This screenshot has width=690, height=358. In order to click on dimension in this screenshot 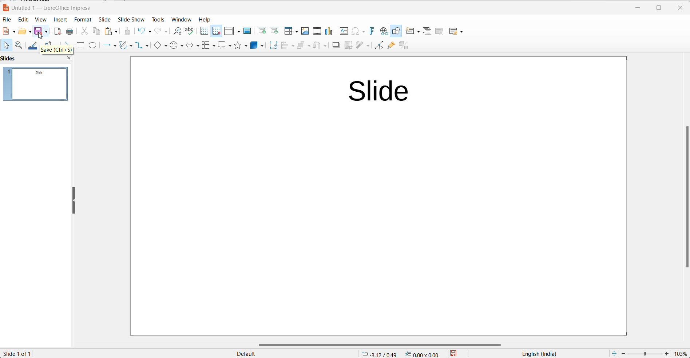, I will do `click(423, 354)`.